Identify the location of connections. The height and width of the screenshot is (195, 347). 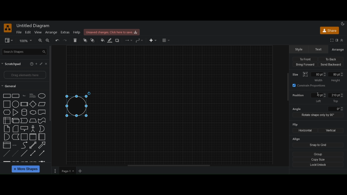
(128, 40).